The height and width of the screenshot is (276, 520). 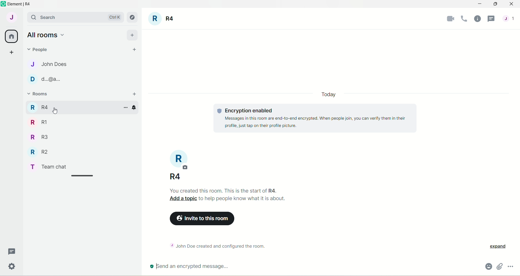 I want to click on R RI, so click(x=39, y=122).